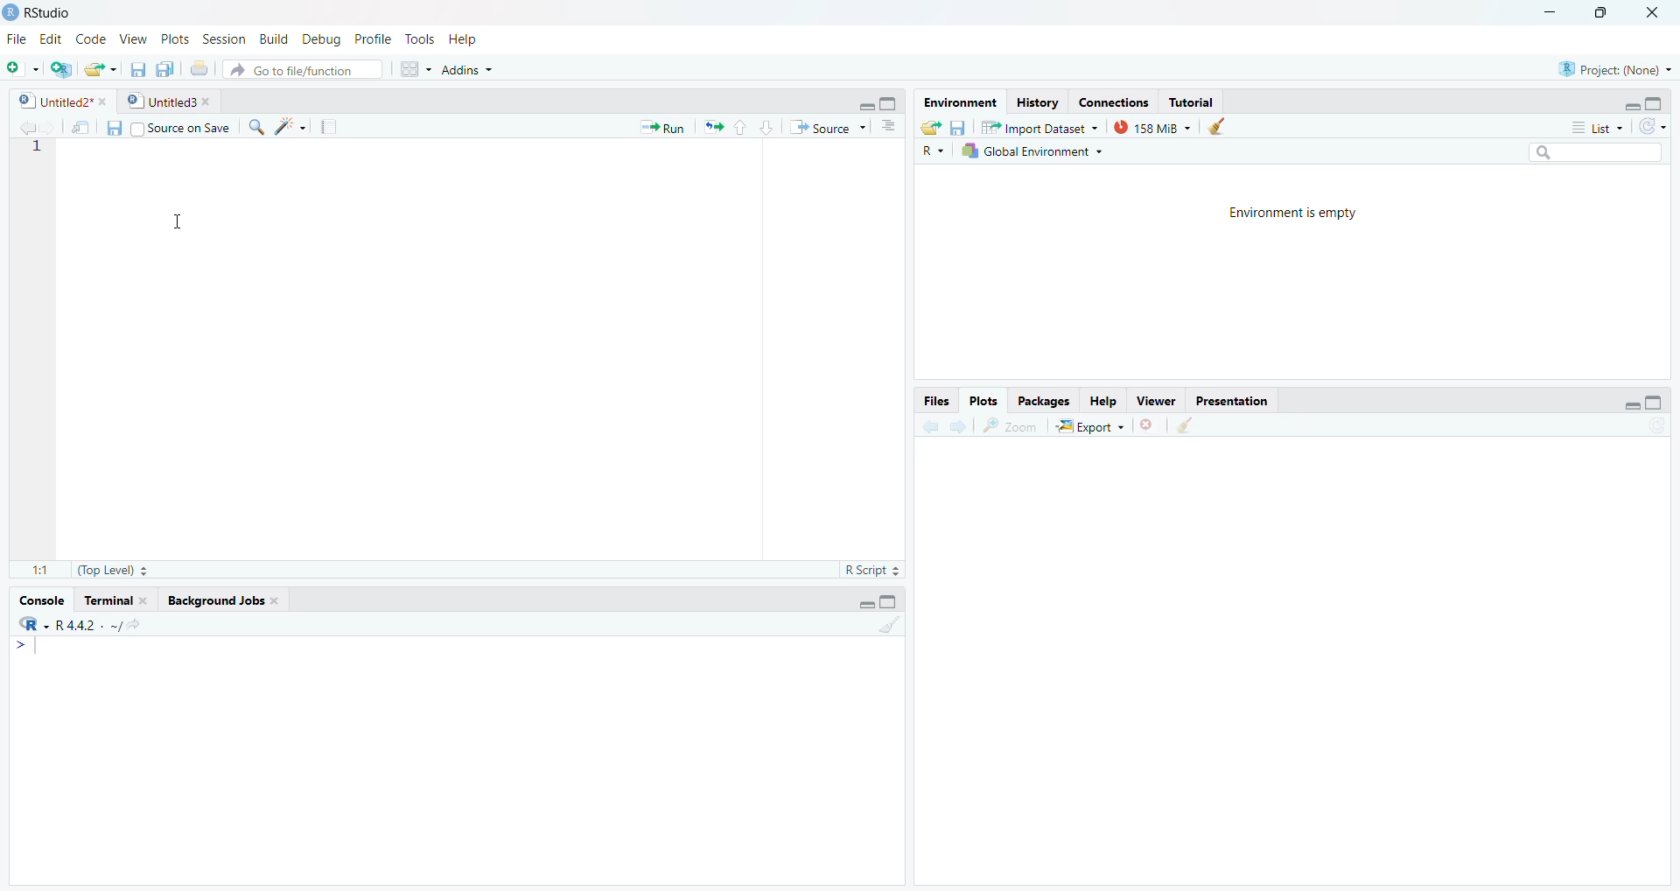  Describe the element at coordinates (272, 39) in the screenshot. I see `Build` at that location.